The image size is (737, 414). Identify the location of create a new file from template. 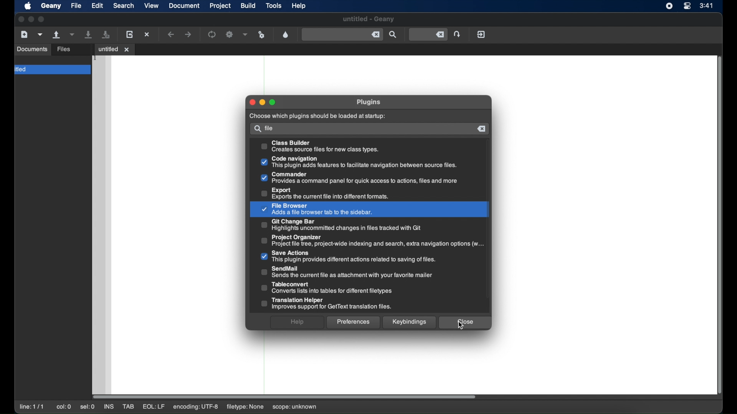
(40, 35).